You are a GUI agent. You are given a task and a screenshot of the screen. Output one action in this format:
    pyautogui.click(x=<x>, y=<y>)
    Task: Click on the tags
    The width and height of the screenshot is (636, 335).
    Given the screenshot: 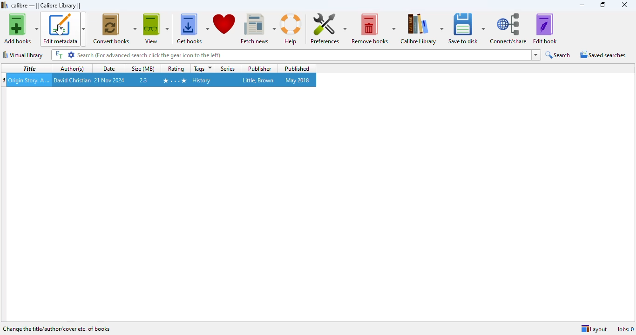 What is the action you would take?
    pyautogui.click(x=203, y=68)
    